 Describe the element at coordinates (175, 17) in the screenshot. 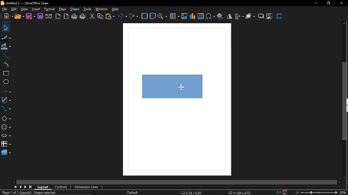

I see `Insert table` at that location.